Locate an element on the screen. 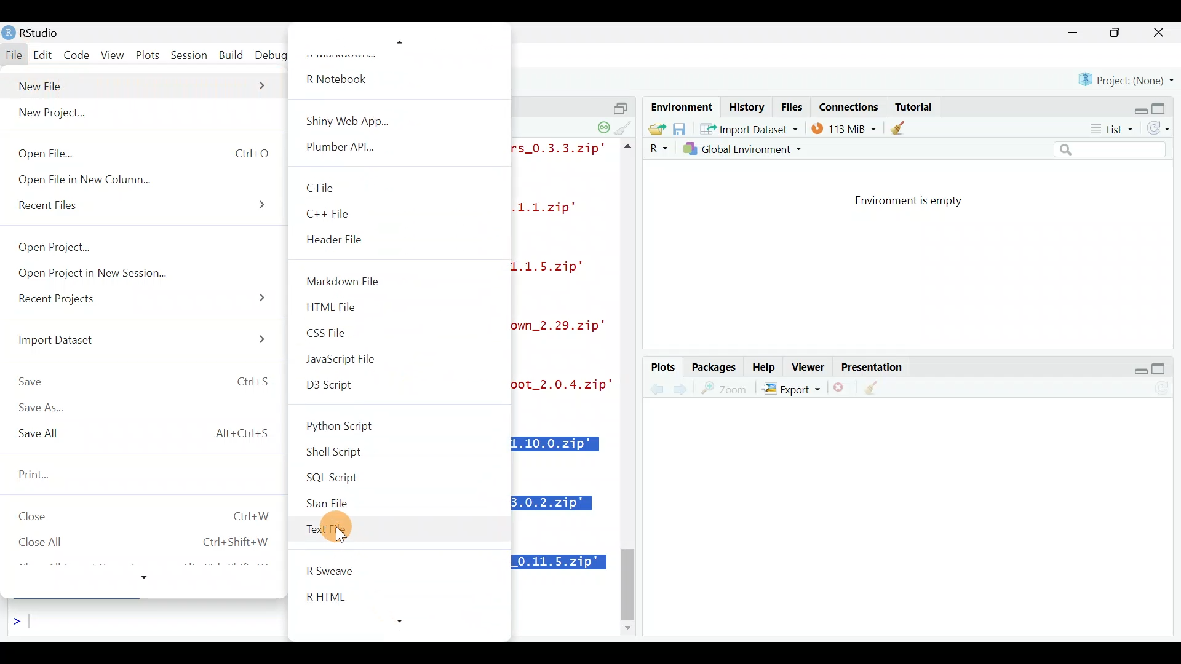 This screenshot has height=664, width=1181. Plots is located at coordinates (148, 53).